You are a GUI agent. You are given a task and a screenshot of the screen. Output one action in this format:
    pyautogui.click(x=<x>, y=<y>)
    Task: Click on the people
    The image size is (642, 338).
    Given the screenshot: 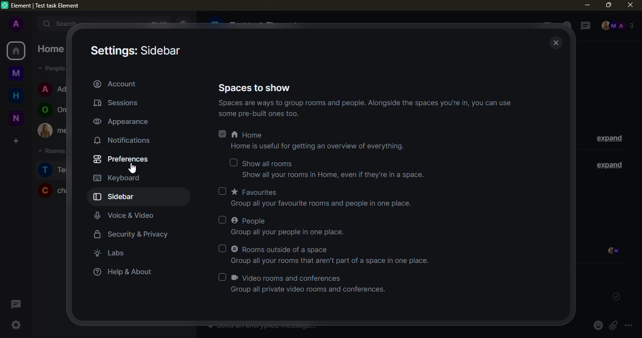 What is the action you would take?
    pyautogui.click(x=617, y=26)
    